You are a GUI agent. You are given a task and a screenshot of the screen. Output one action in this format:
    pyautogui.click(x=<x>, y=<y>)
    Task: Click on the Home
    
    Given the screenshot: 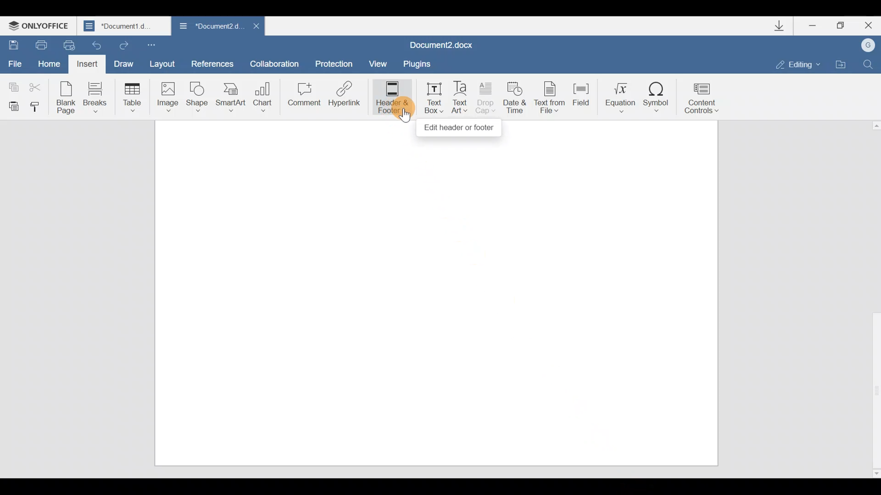 What is the action you would take?
    pyautogui.click(x=49, y=63)
    